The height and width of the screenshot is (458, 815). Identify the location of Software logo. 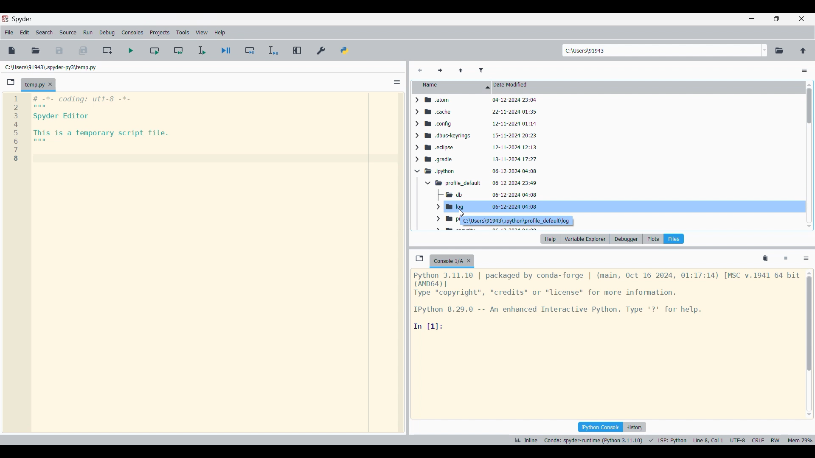
(5, 19).